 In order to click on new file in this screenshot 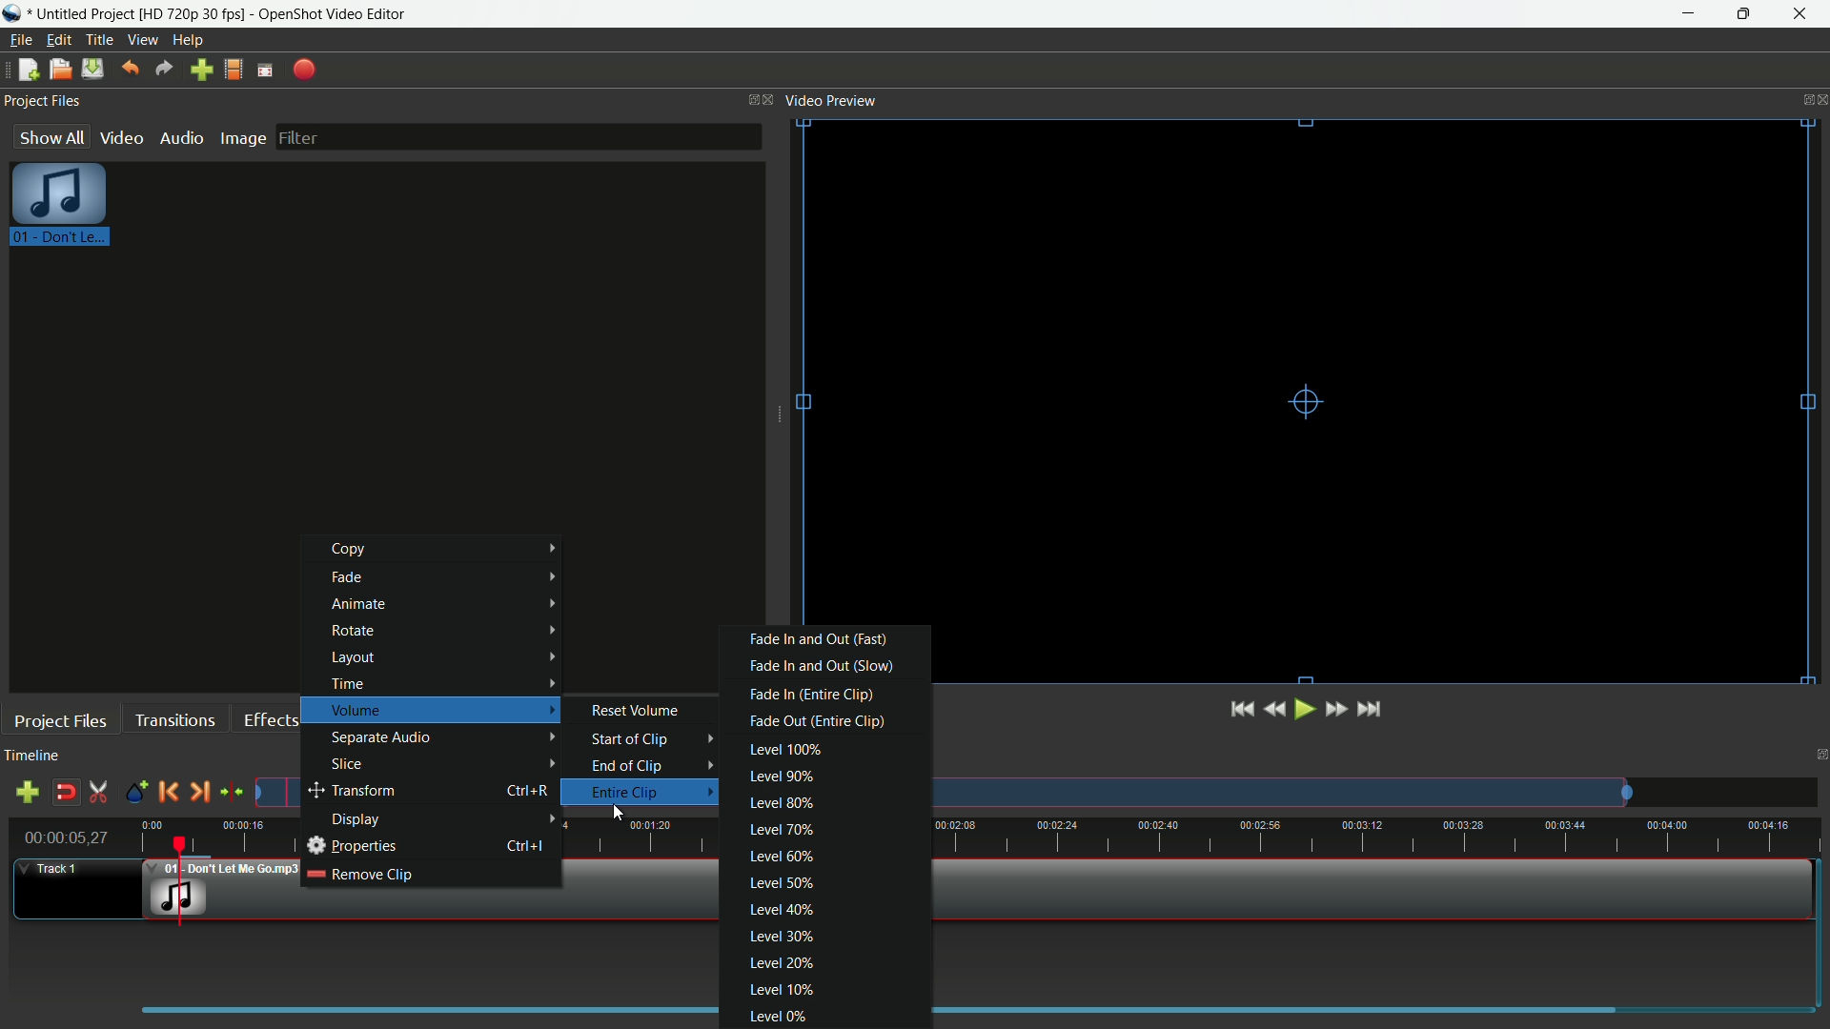, I will do `click(28, 70)`.